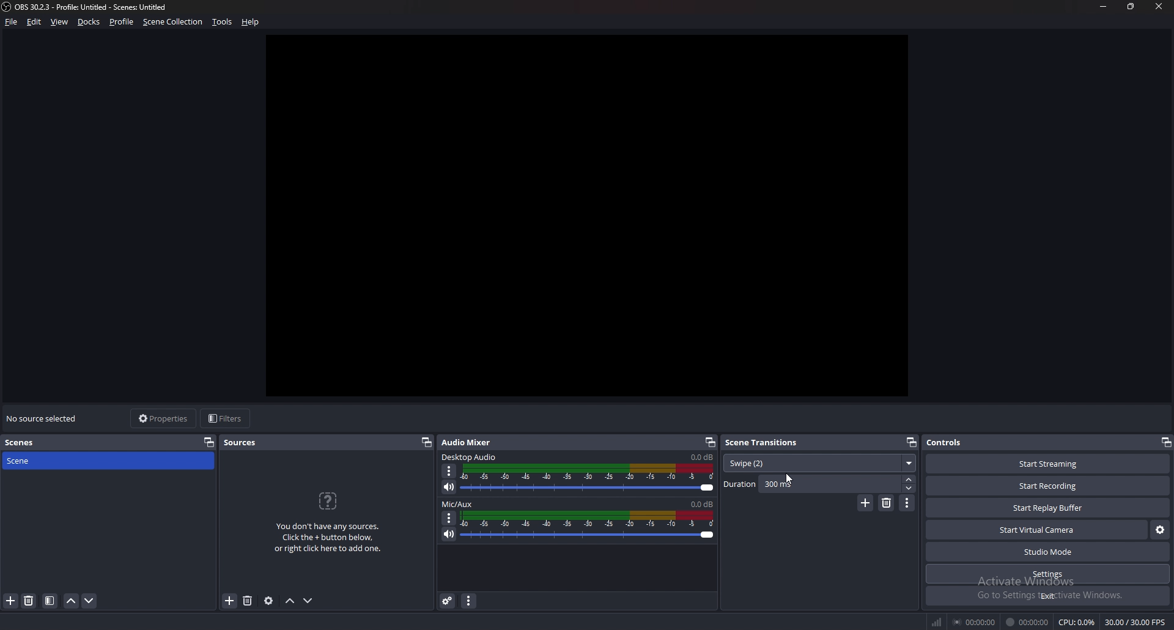 The width and height of the screenshot is (1174, 630). What do you see at coordinates (1137, 622) in the screenshot?
I see `fps` at bounding box center [1137, 622].